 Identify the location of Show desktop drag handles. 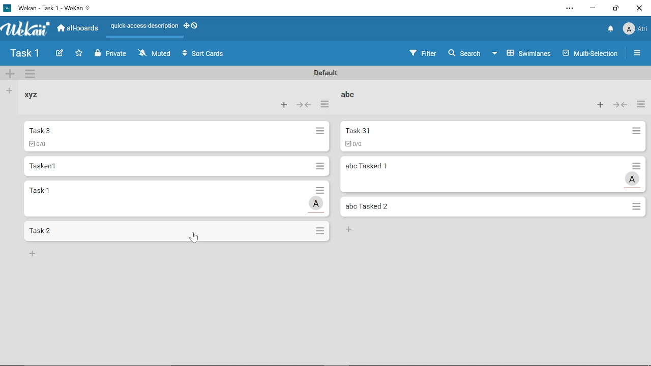
(186, 26).